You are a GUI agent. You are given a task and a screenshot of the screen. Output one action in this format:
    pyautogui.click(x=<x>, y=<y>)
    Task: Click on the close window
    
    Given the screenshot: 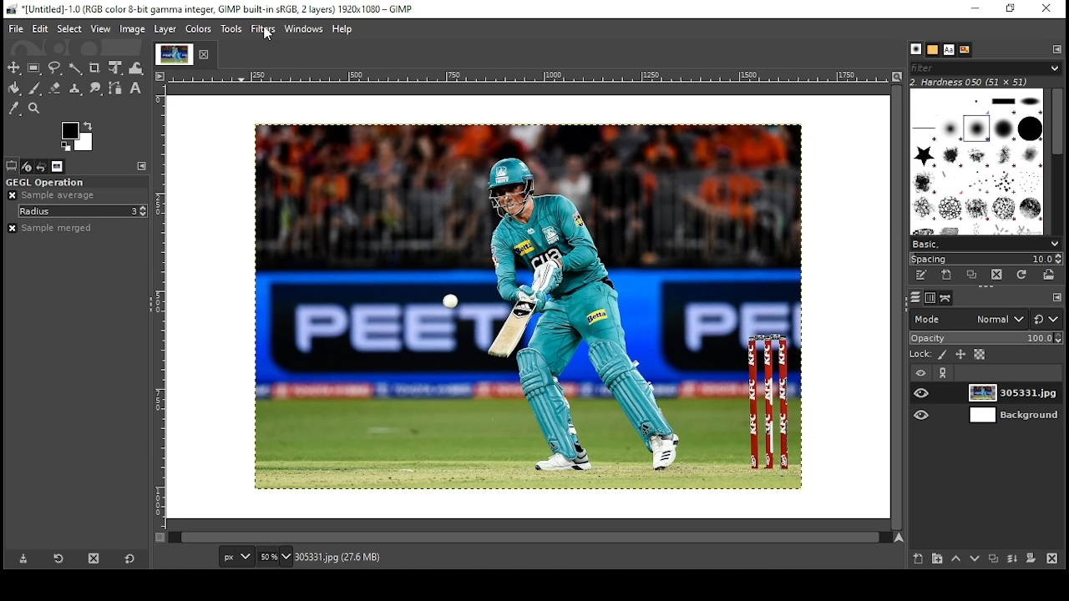 What is the action you would take?
    pyautogui.click(x=1046, y=8)
    